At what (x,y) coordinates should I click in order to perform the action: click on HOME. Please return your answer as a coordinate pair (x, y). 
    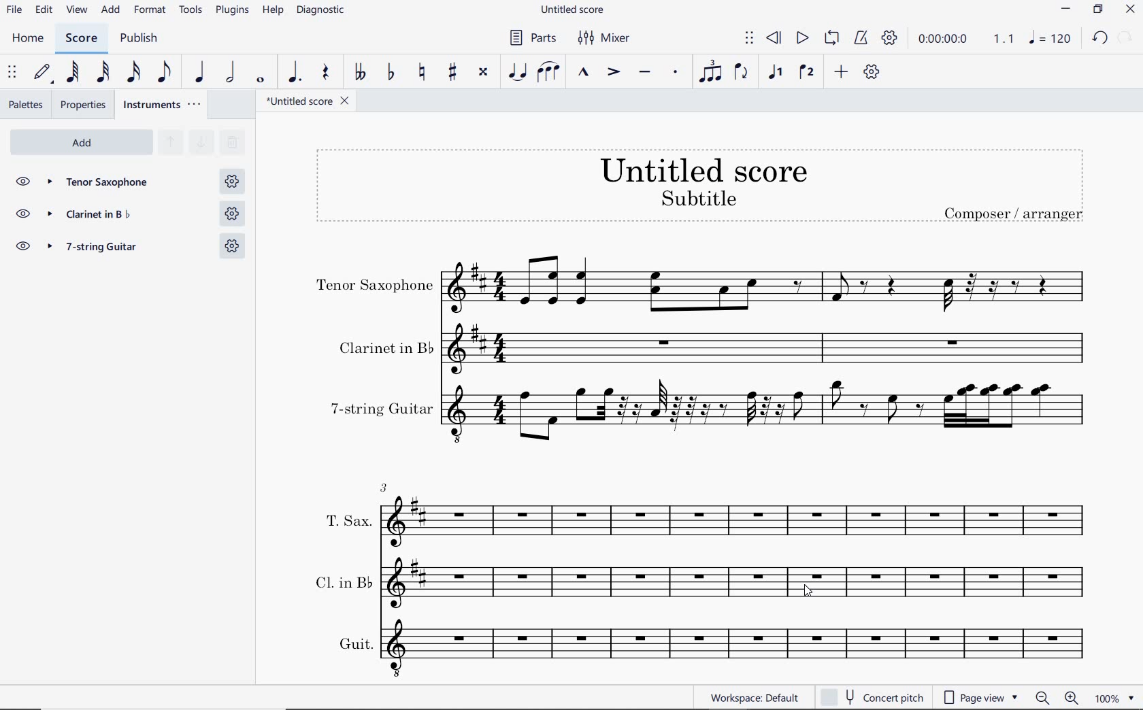
    Looking at the image, I should click on (29, 39).